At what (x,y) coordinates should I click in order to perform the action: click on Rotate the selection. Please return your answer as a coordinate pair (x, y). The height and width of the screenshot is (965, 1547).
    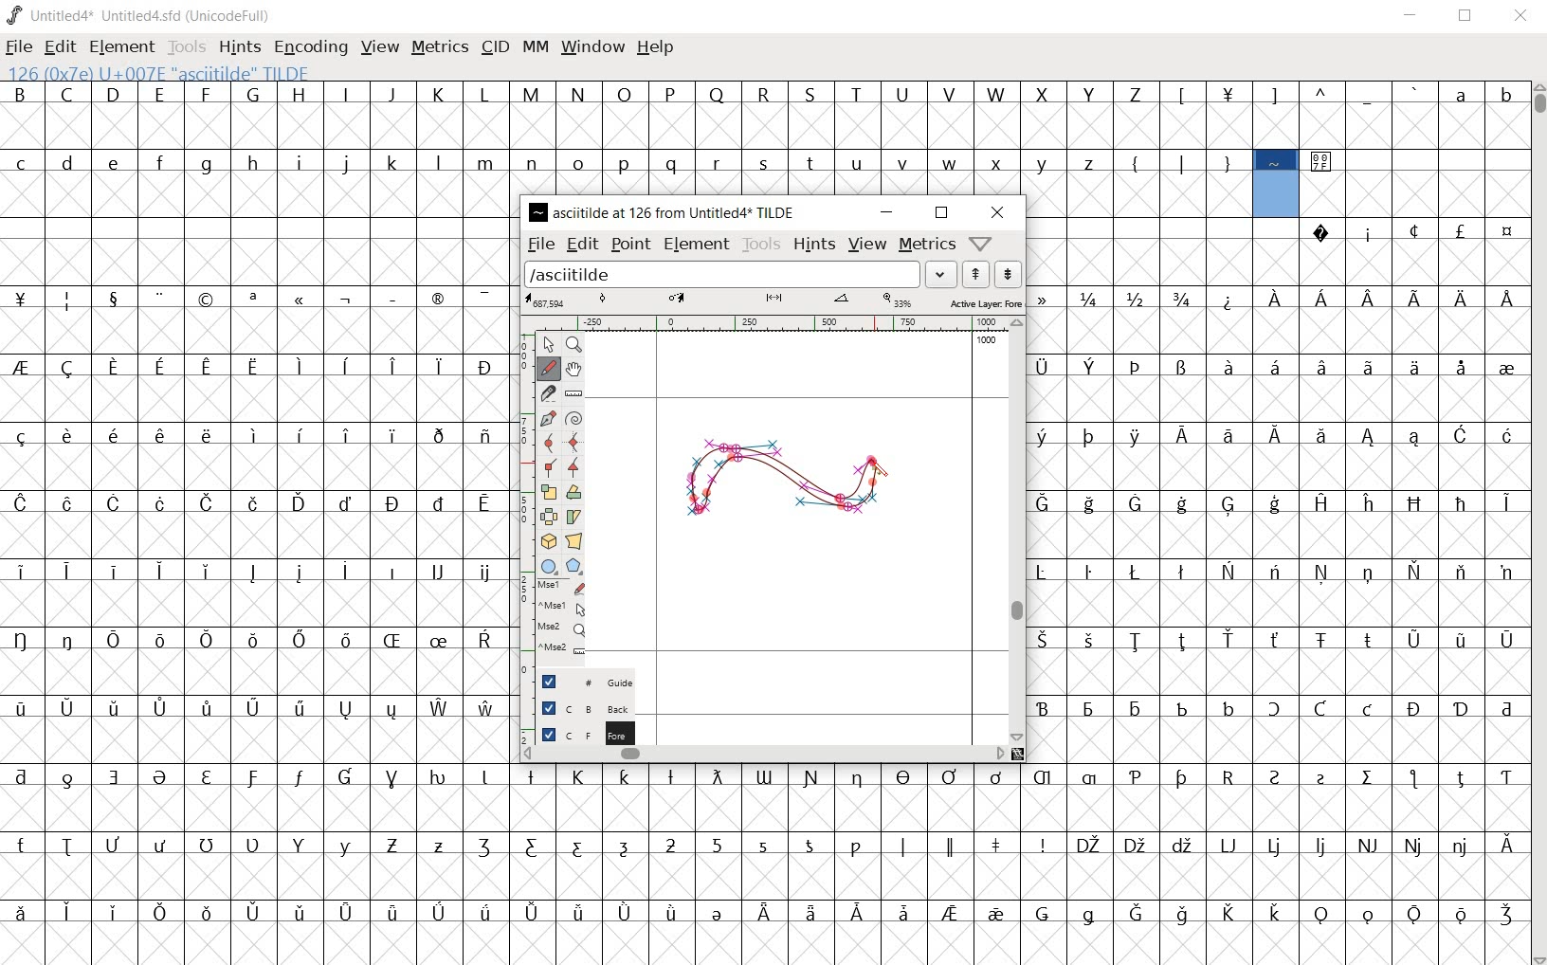
    Looking at the image, I should click on (573, 517).